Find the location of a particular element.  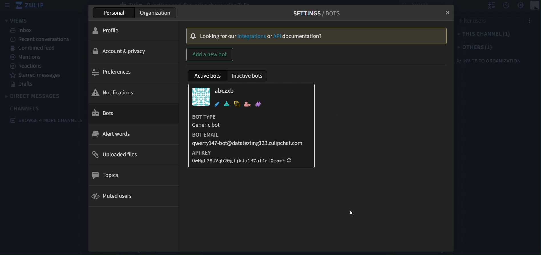

starred messages is located at coordinates (37, 74).